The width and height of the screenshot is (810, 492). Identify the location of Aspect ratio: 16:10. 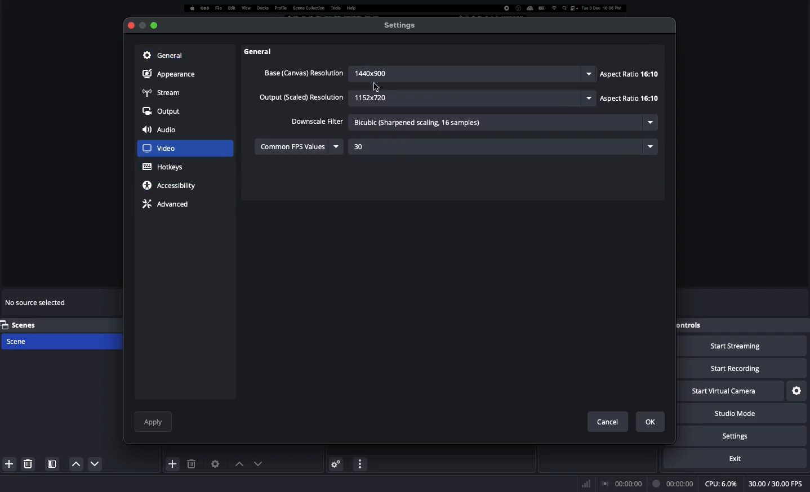
(631, 86).